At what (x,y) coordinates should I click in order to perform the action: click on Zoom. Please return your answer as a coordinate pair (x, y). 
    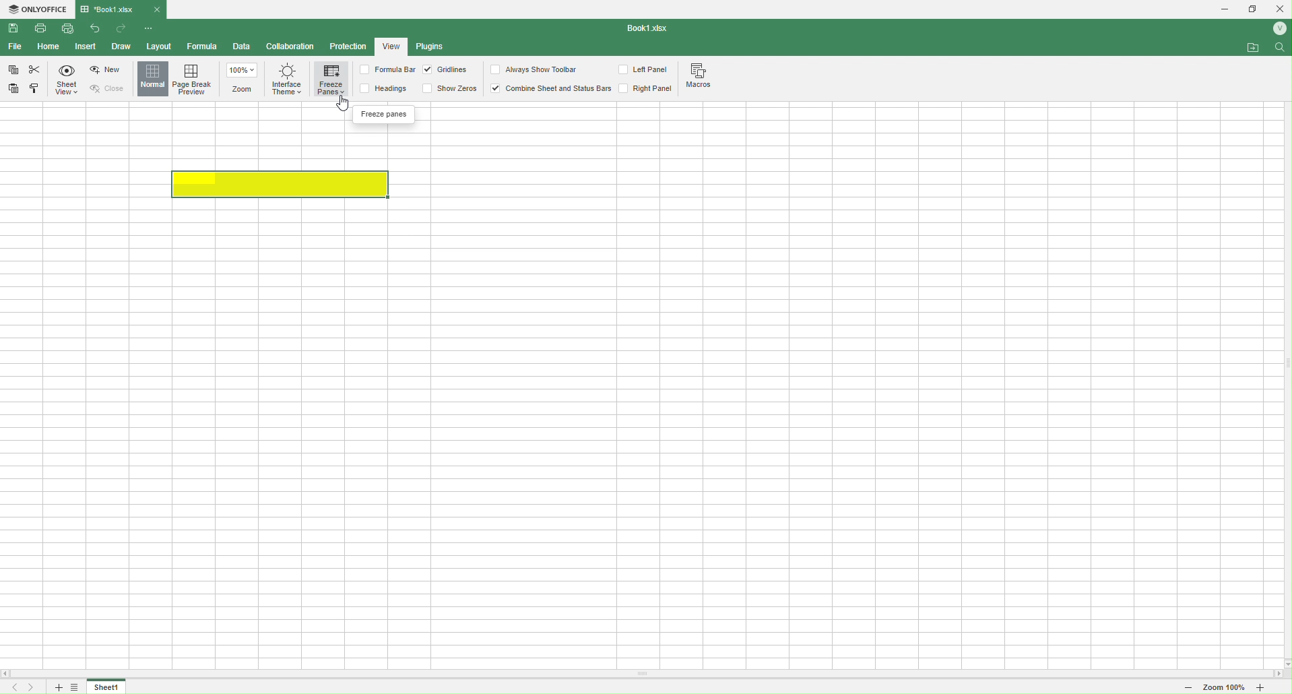
    Looking at the image, I should click on (245, 80).